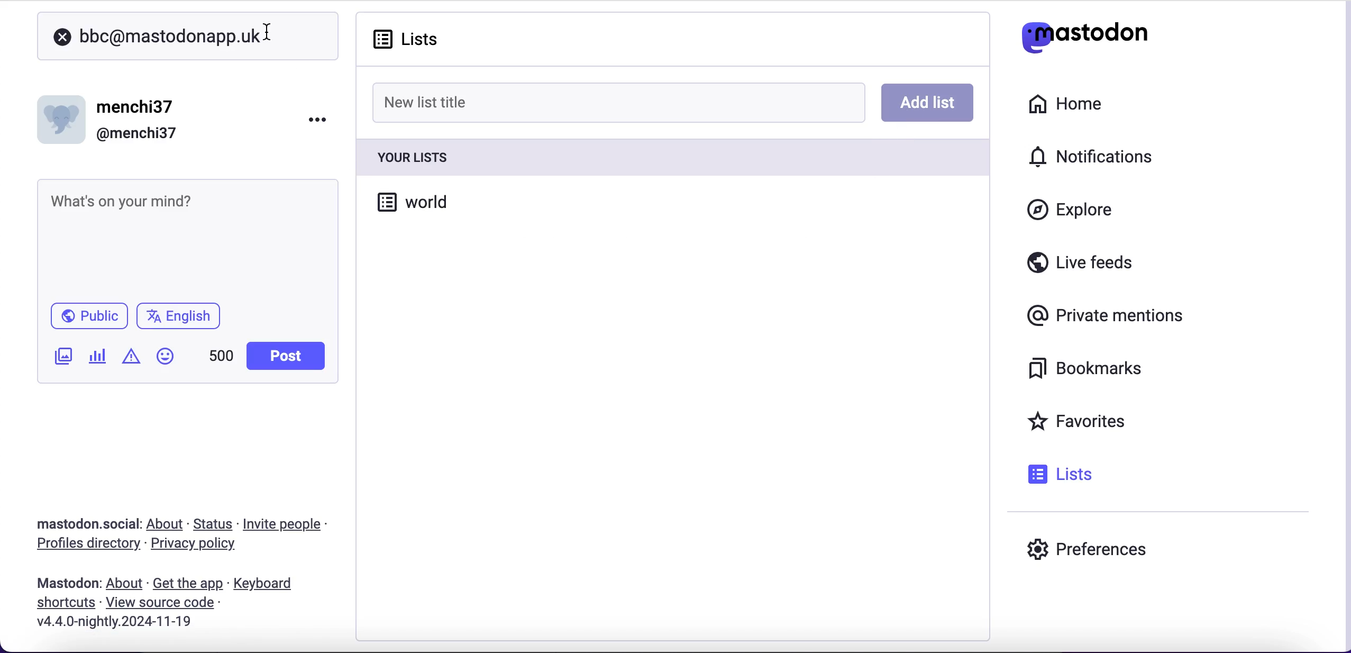 This screenshot has height=653, width=1351. I want to click on lists, so click(1061, 474).